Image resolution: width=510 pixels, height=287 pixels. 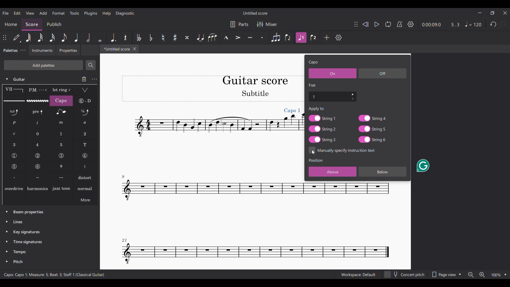 I want to click on Edit menu, so click(x=17, y=13).